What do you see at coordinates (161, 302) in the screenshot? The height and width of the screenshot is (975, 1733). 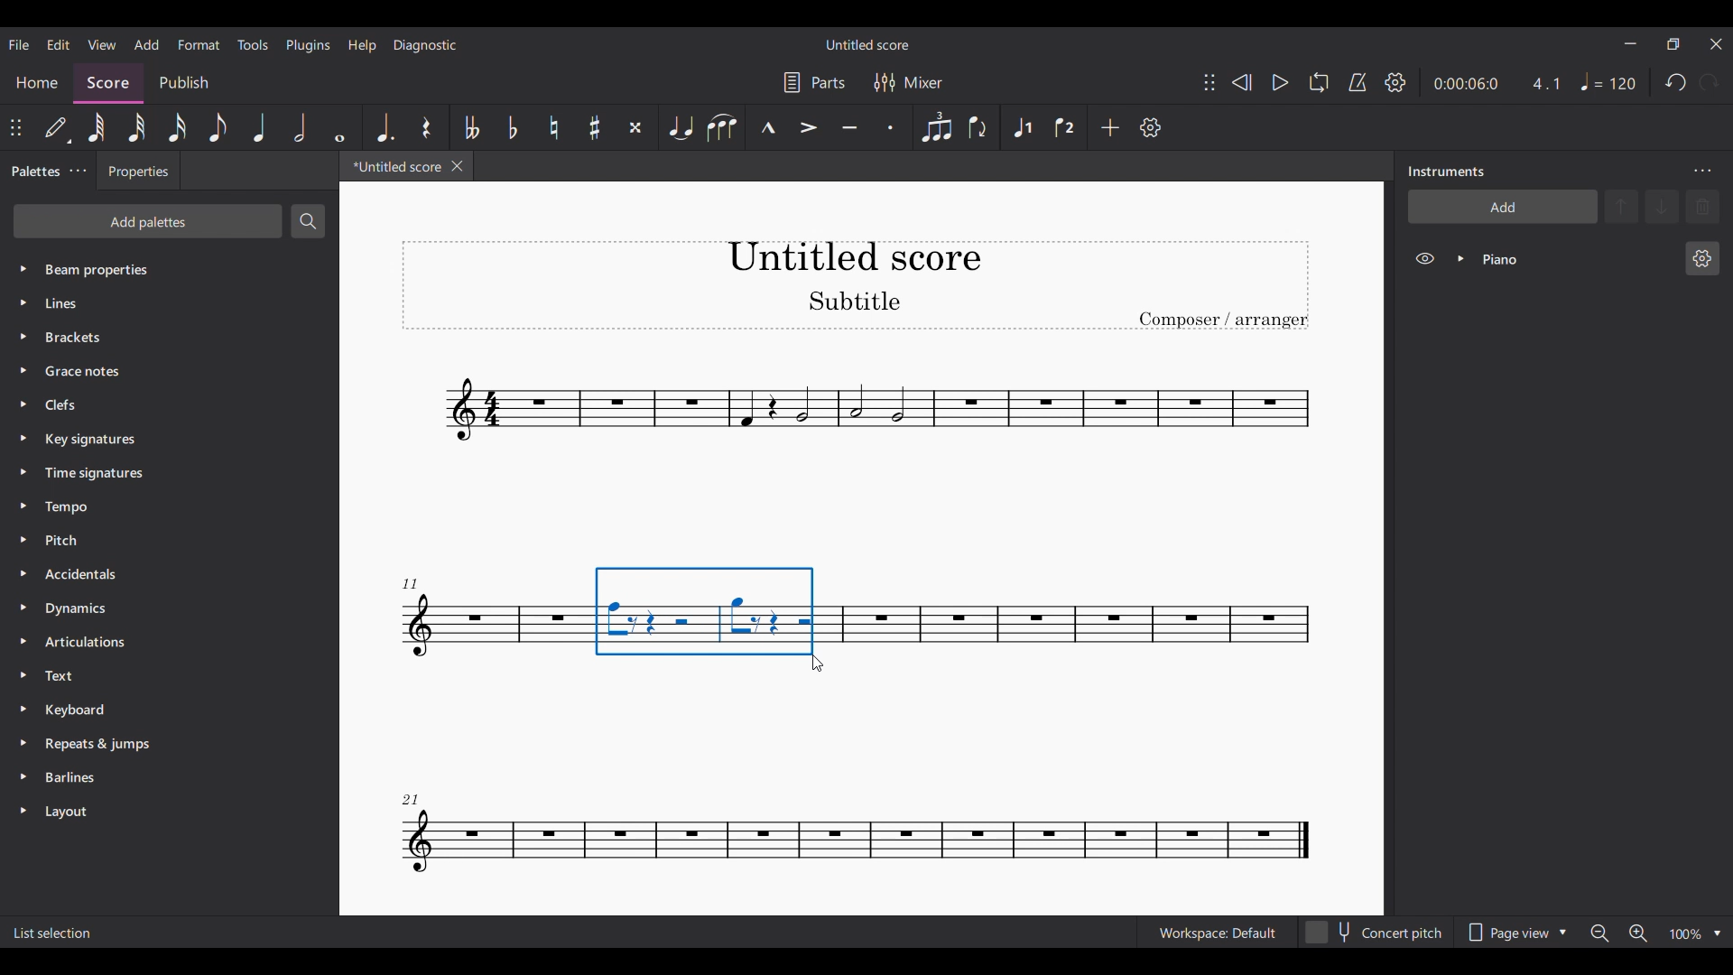 I see `Lines` at bounding box center [161, 302].